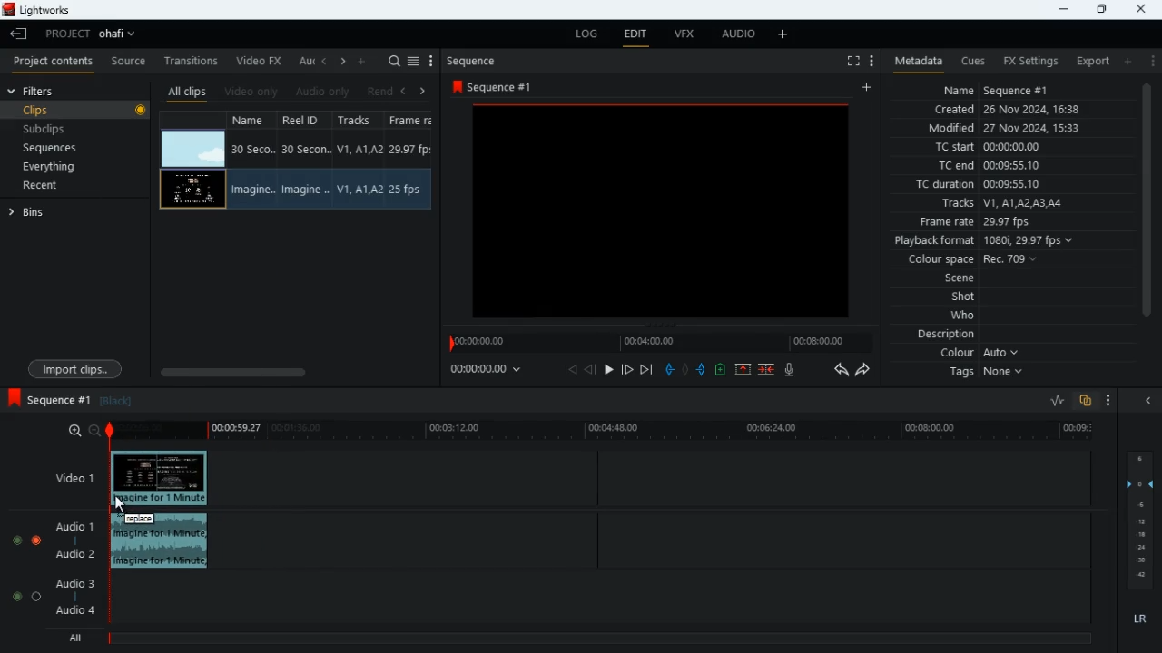 The height and width of the screenshot is (653, 1162). Describe the element at coordinates (127, 506) in the screenshot. I see `Mouse Cursor` at that location.